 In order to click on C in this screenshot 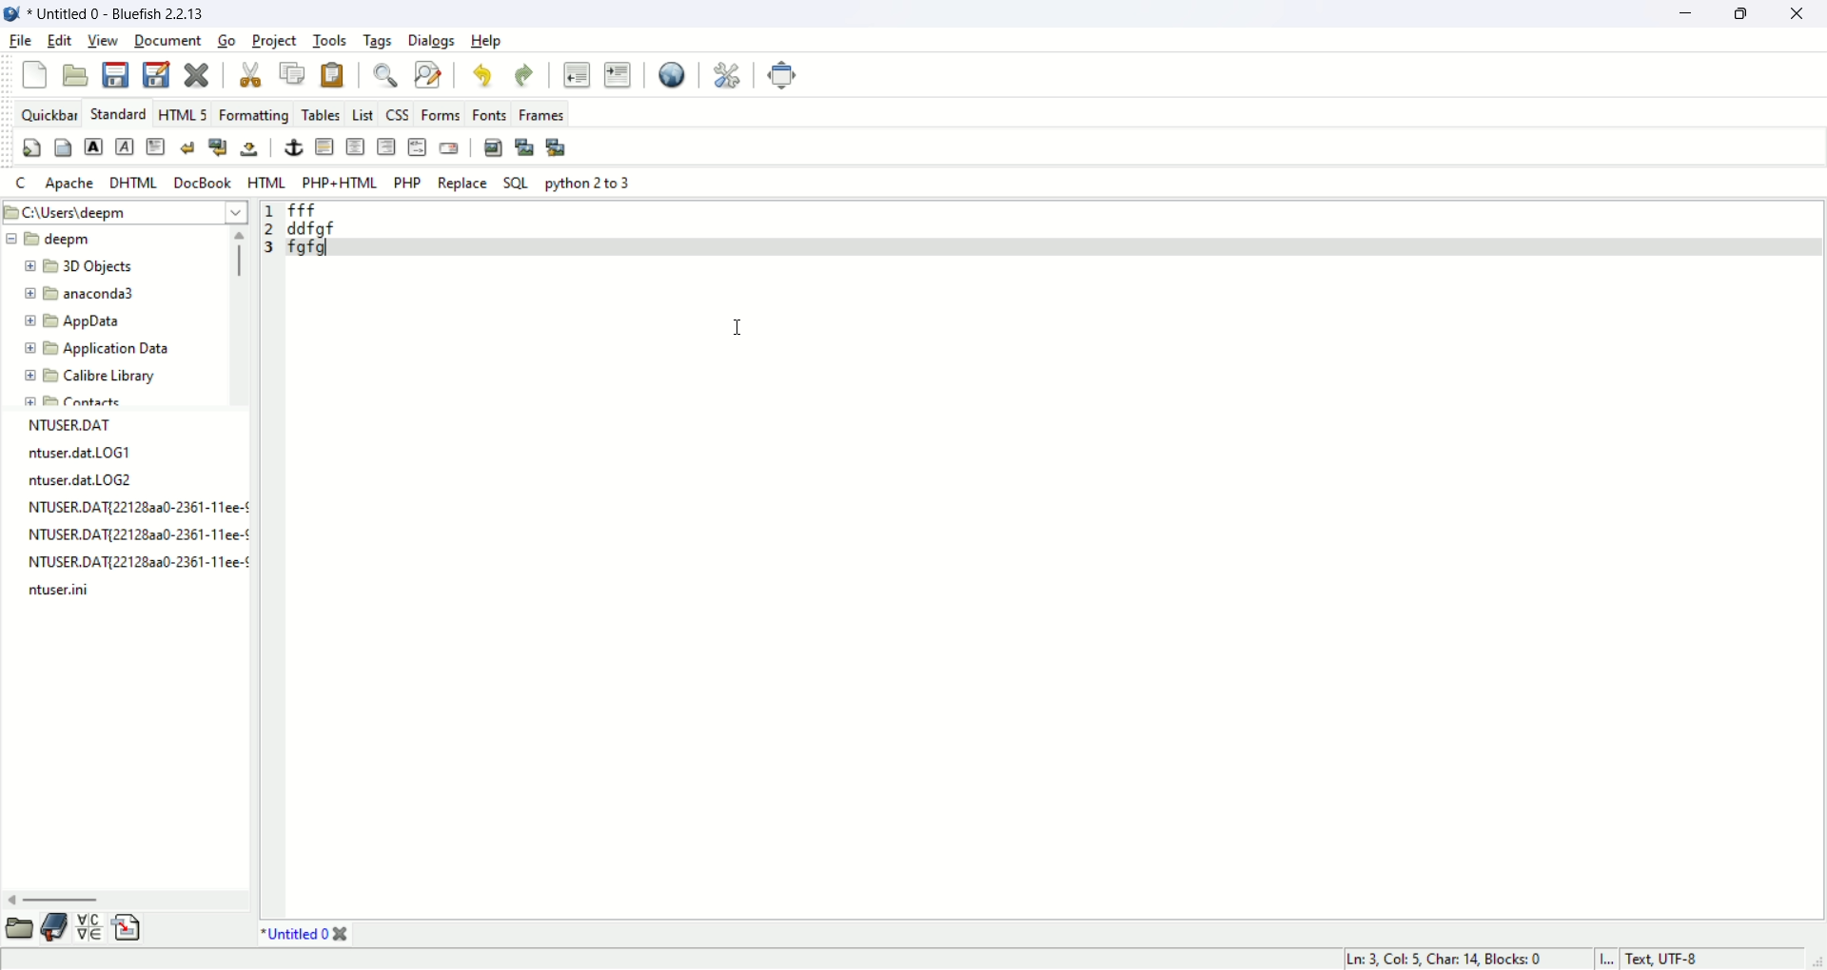, I will do `click(24, 184)`.